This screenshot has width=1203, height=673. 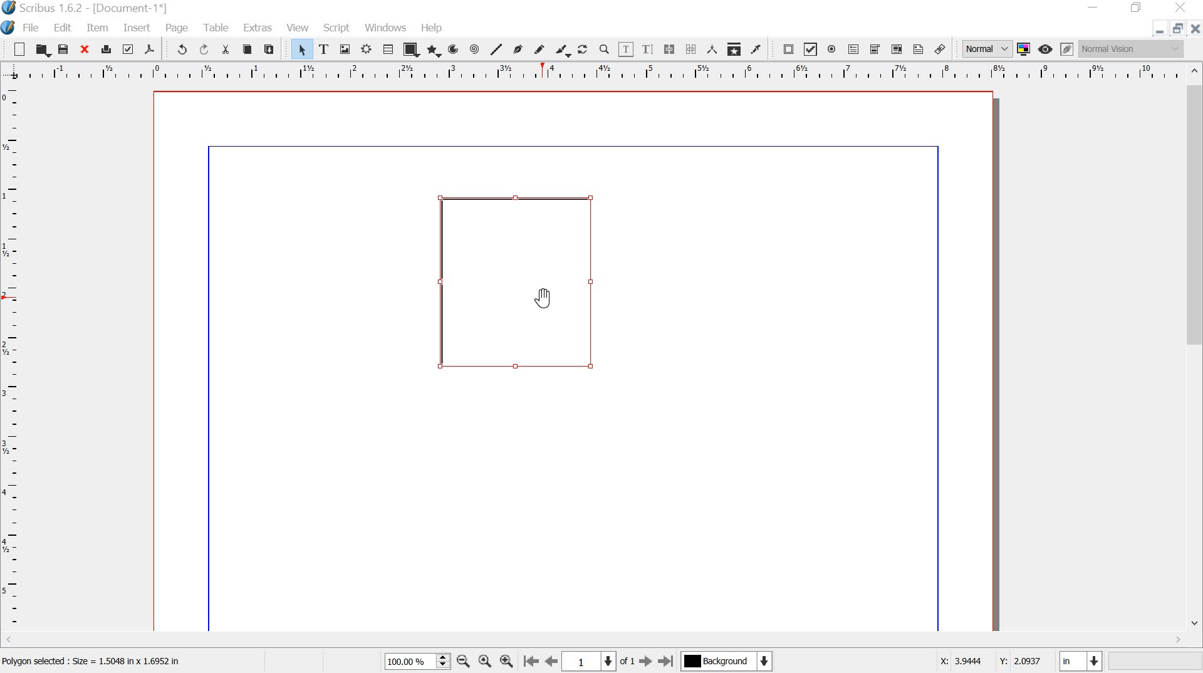 What do you see at coordinates (583, 51) in the screenshot?
I see `rotate item` at bounding box center [583, 51].